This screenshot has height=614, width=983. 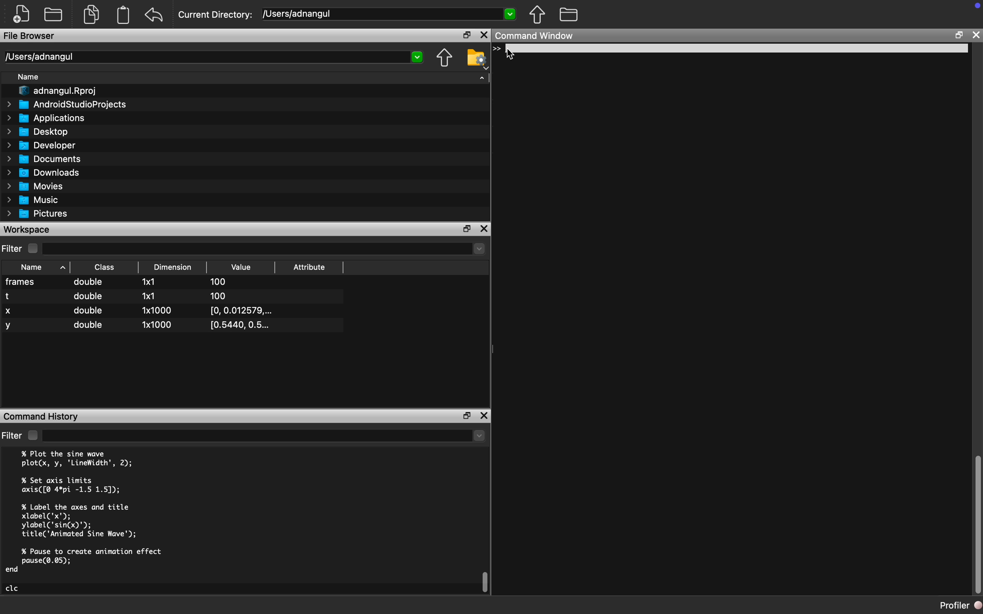 I want to click on Folder Setting, so click(x=475, y=59).